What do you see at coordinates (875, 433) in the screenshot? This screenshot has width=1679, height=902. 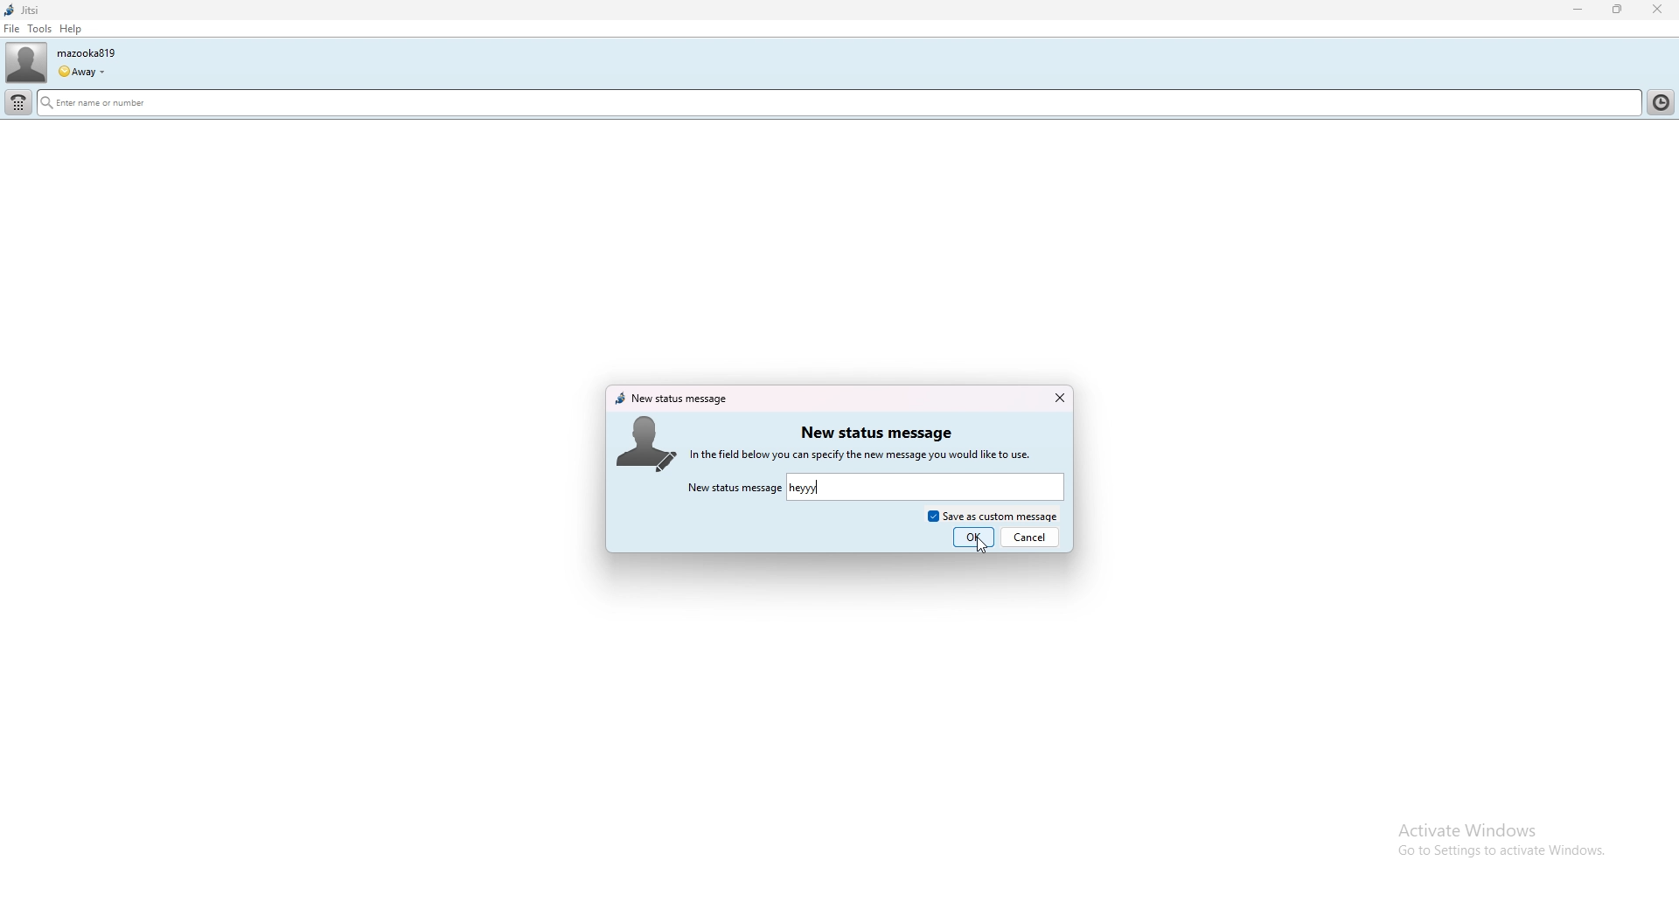 I see `new status message` at bounding box center [875, 433].